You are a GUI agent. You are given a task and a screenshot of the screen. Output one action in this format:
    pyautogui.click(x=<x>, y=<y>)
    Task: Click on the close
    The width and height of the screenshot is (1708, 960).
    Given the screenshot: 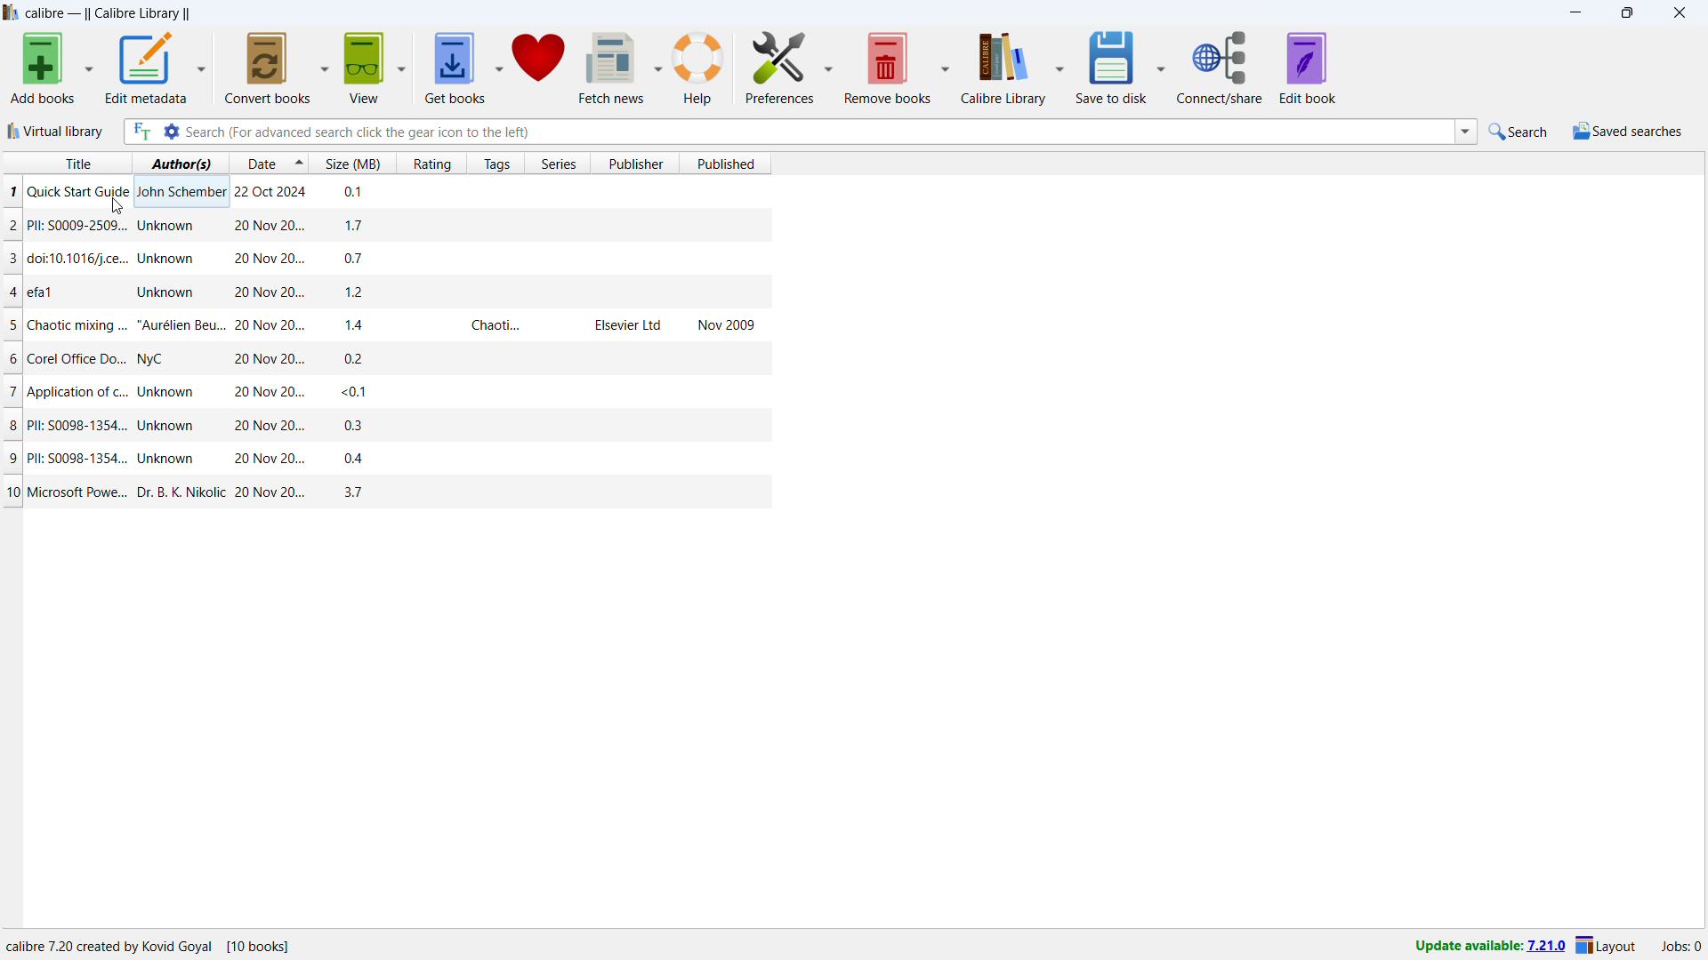 What is the action you would take?
    pyautogui.click(x=1679, y=13)
    